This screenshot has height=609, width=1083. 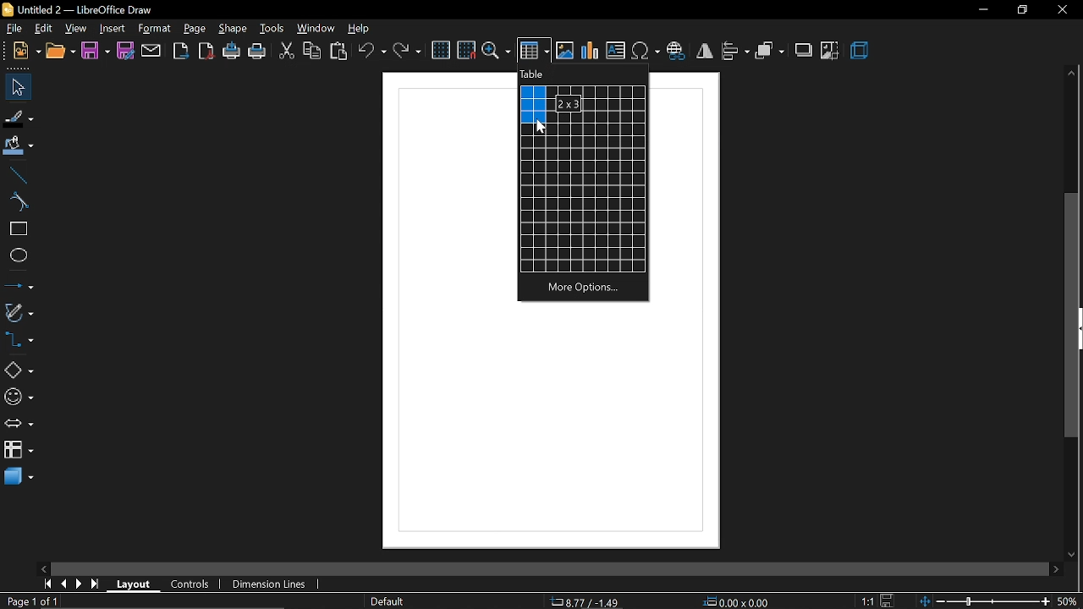 What do you see at coordinates (151, 51) in the screenshot?
I see `attach` at bounding box center [151, 51].